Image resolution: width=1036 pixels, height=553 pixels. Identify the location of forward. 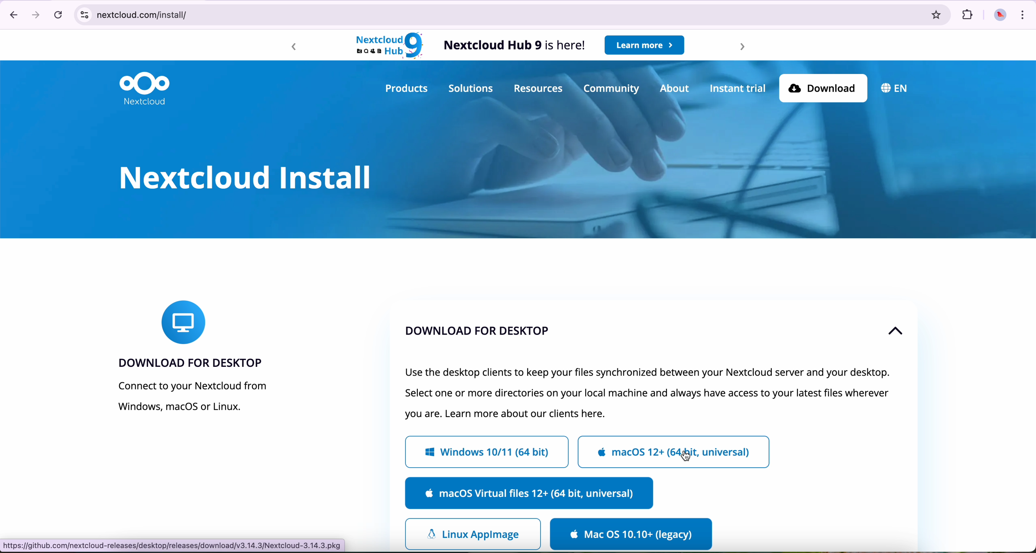
(737, 48).